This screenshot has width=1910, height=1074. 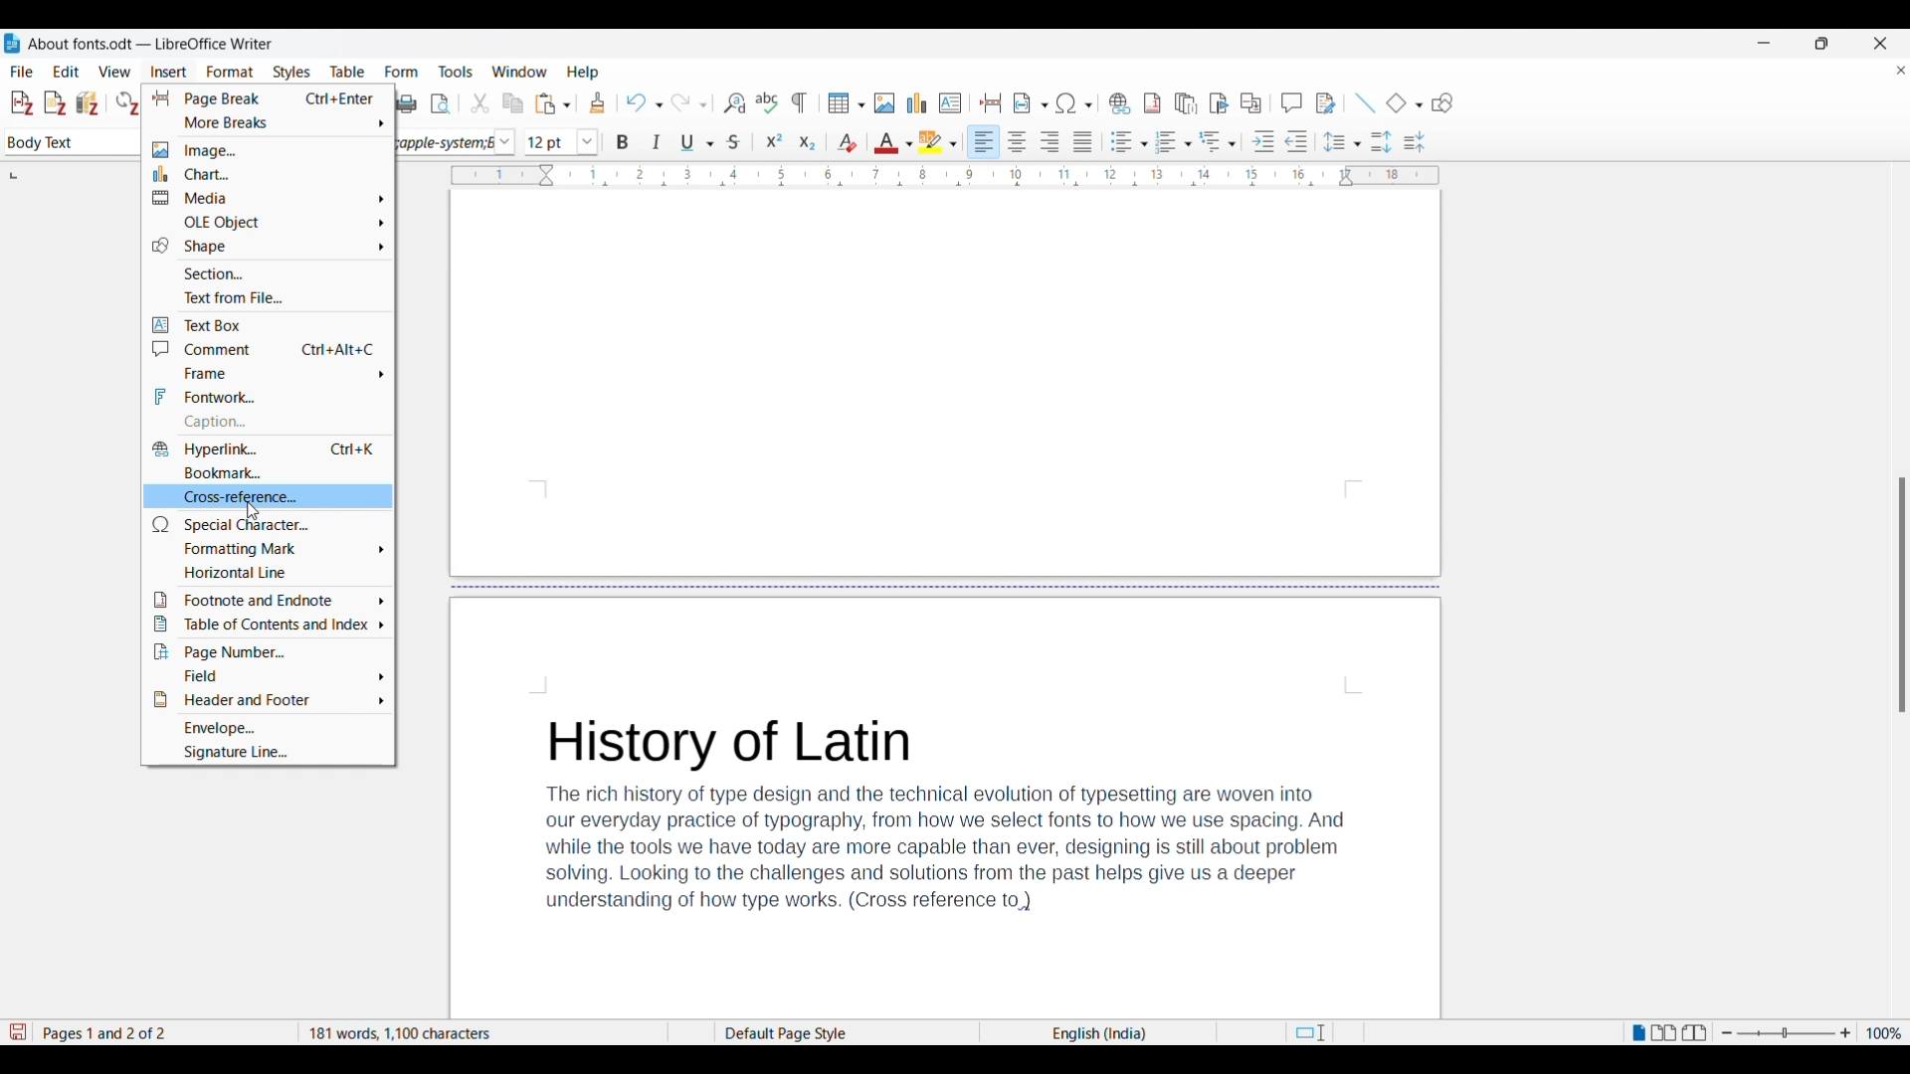 What do you see at coordinates (550, 141) in the screenshot?
I see `Input font` at bounding box center [550, 141].